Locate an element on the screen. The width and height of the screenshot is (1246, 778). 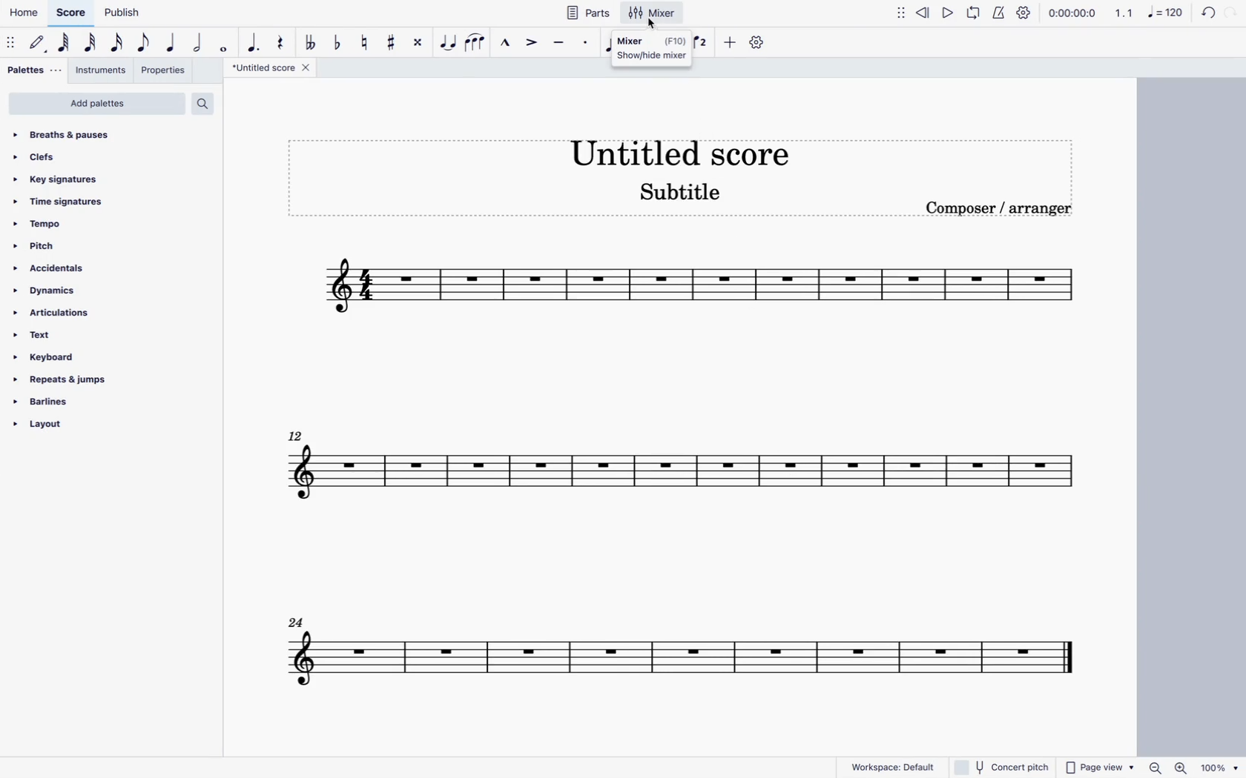
tempo is located at coordinates (69, 223).